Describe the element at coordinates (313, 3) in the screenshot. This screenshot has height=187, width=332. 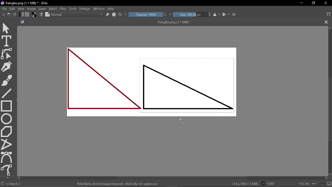
I see `Restore down` at that location.